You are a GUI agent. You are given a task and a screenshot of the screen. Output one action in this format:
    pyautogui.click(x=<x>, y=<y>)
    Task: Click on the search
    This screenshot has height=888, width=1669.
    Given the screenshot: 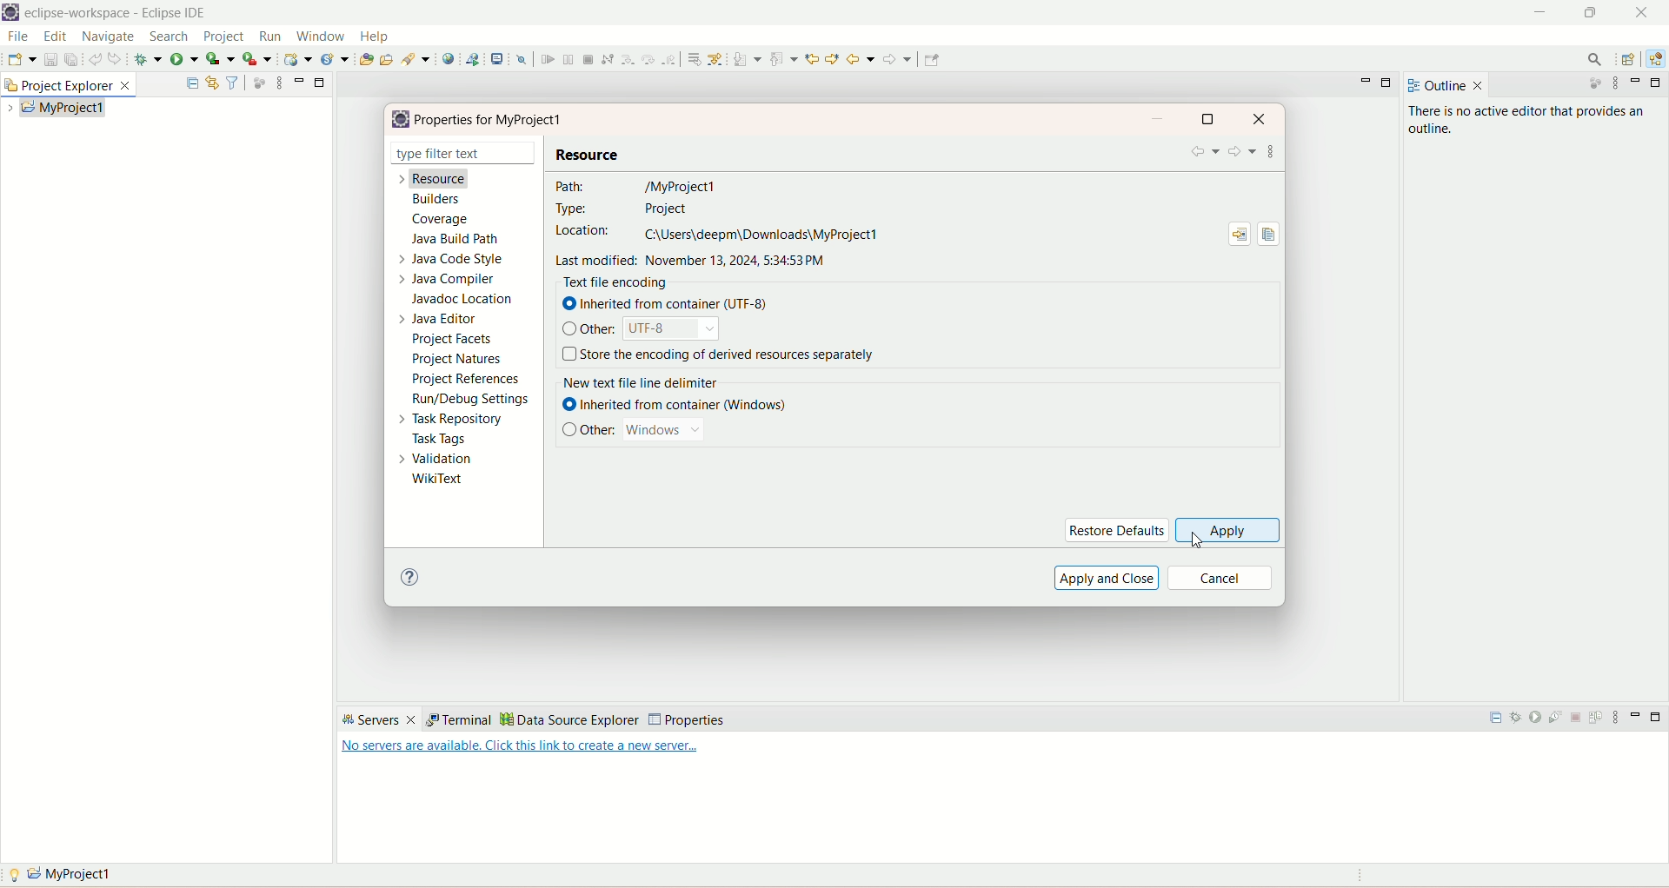 What is the action you would take?
    pyautogui.click(x=169, y=36)
    